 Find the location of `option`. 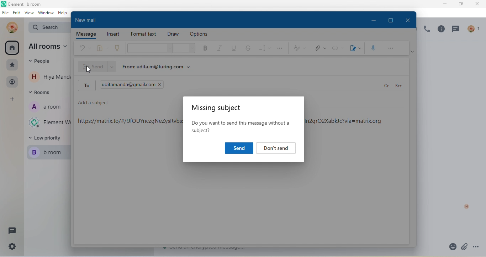

option is located at coordinates (478, 247).